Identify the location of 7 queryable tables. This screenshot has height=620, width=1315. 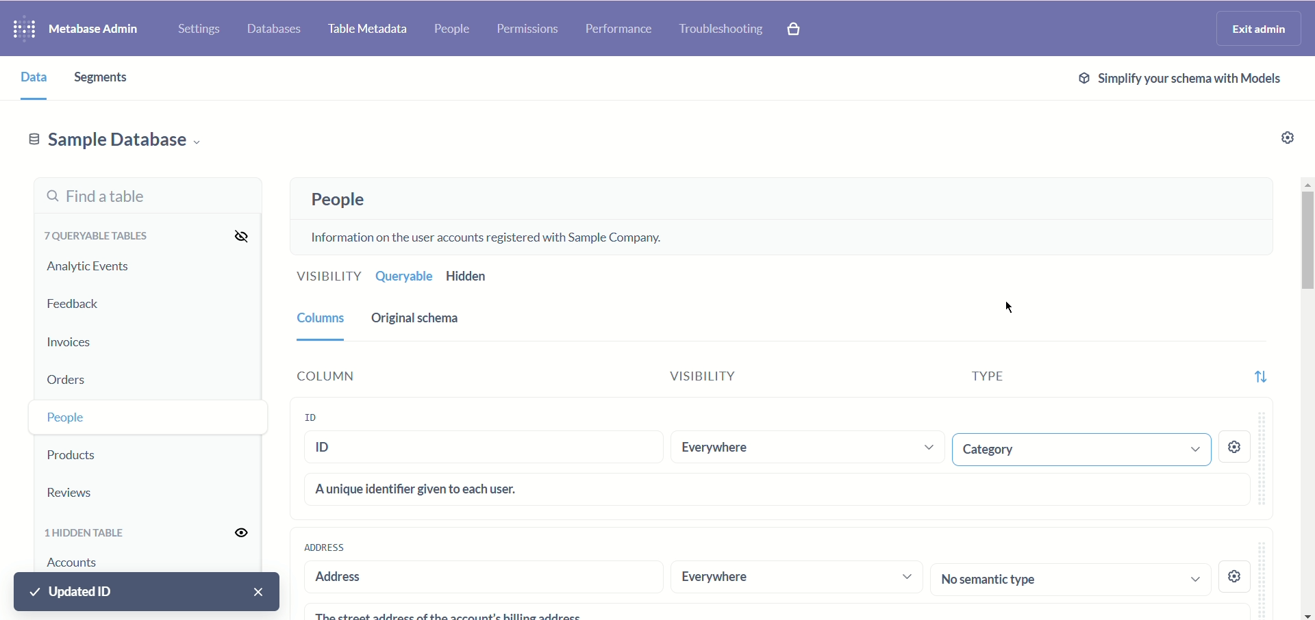
(93, 235).